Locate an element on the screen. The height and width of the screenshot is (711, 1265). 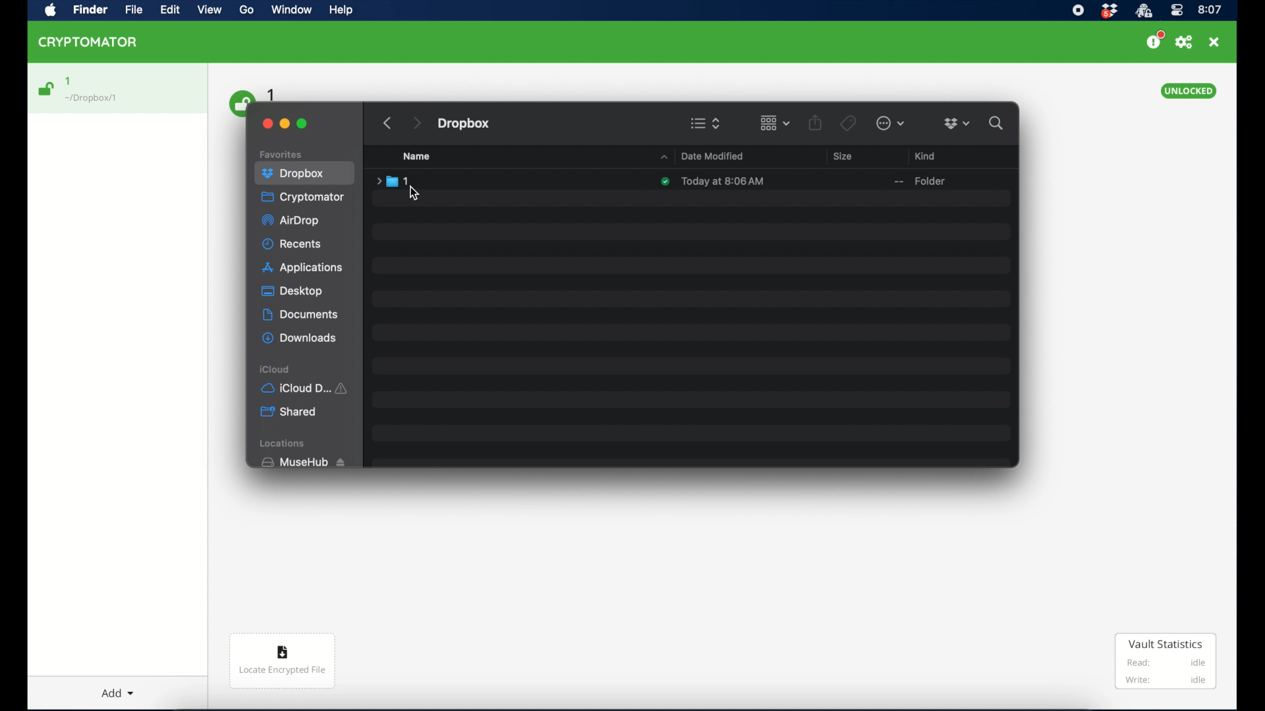
Go is located at coordinates (251, 13).